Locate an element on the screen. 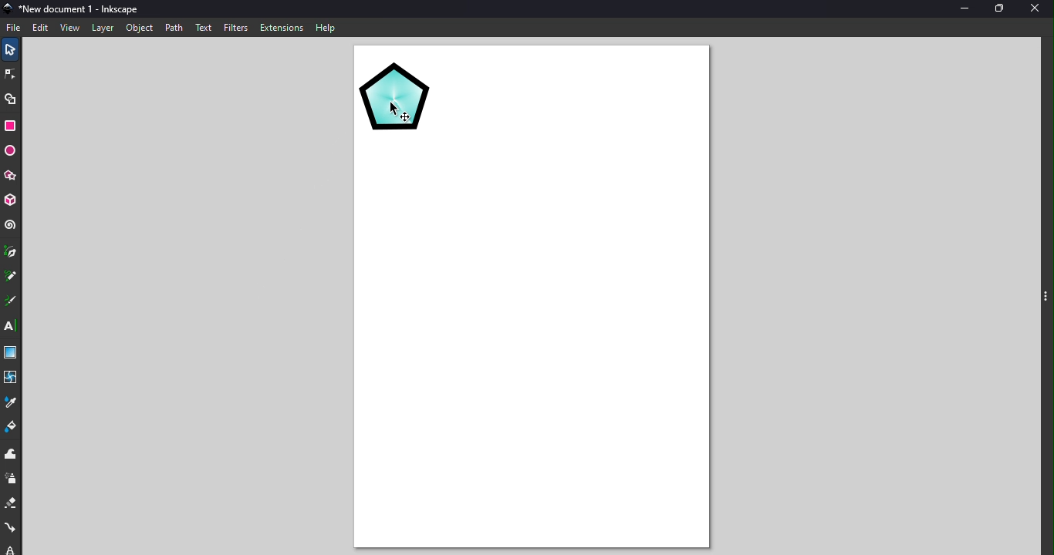  Node tool is located at coordinates (12, 72).